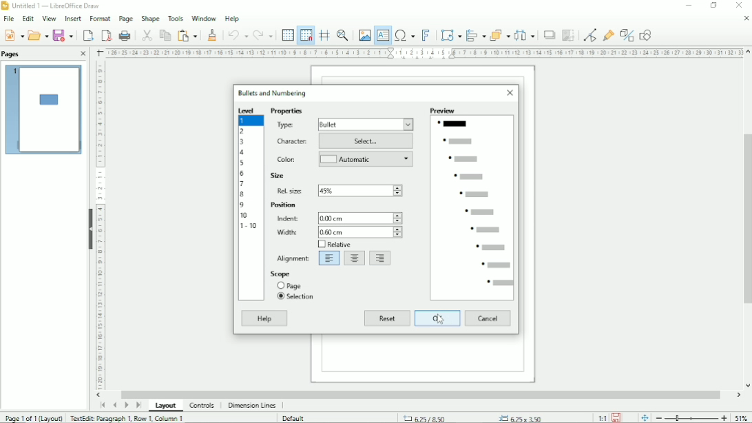 This screenshot has height=423, width=752. Describe the element at coordinates (333, 245) in the screenshot. I see `Relative` at that location.